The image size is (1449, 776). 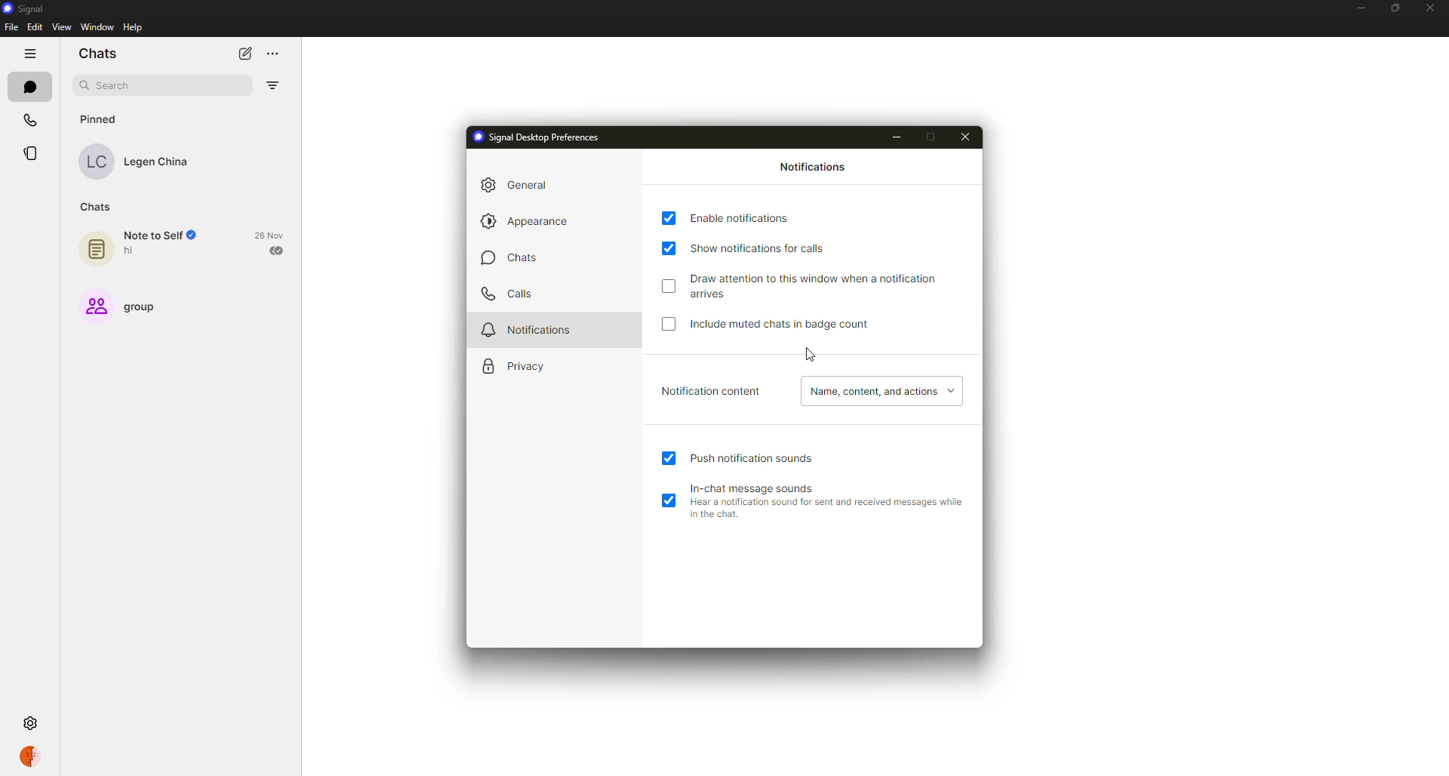 What do you see at coordinates (134, 28) in the screenshot?
I see `help` at bounding box center [134, 28].